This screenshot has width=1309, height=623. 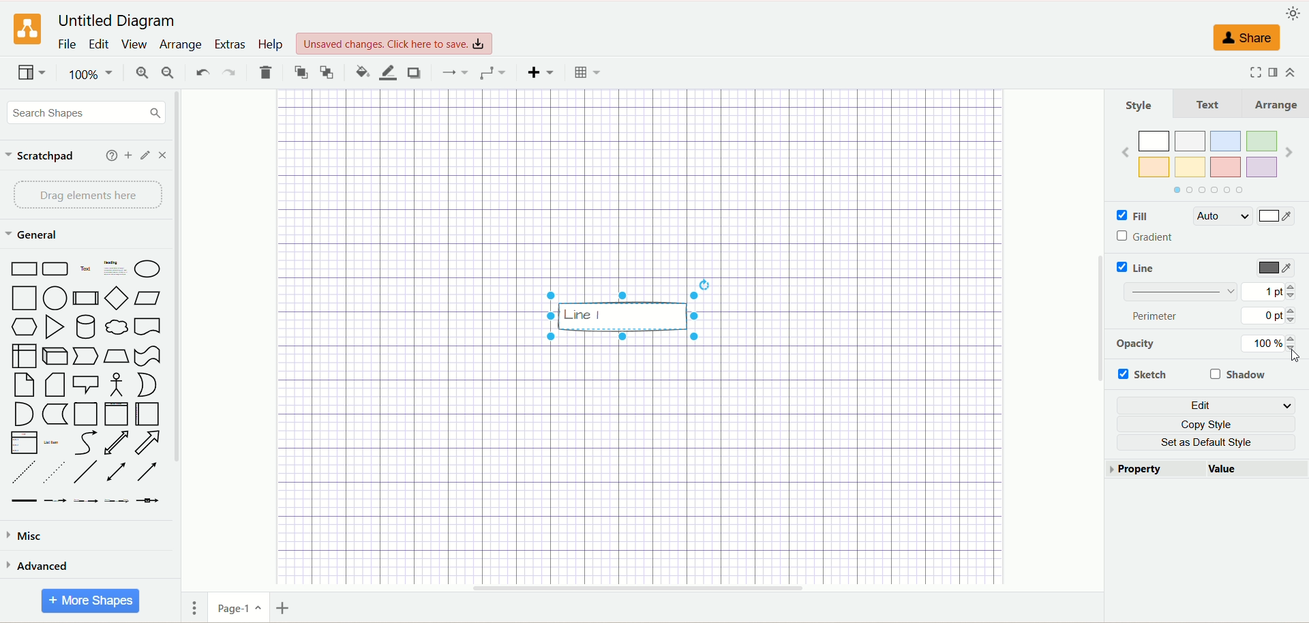 What do you see at coordinates (1255, 468) in the screenshot?
I see `value` at bounding box center [1255, 468].